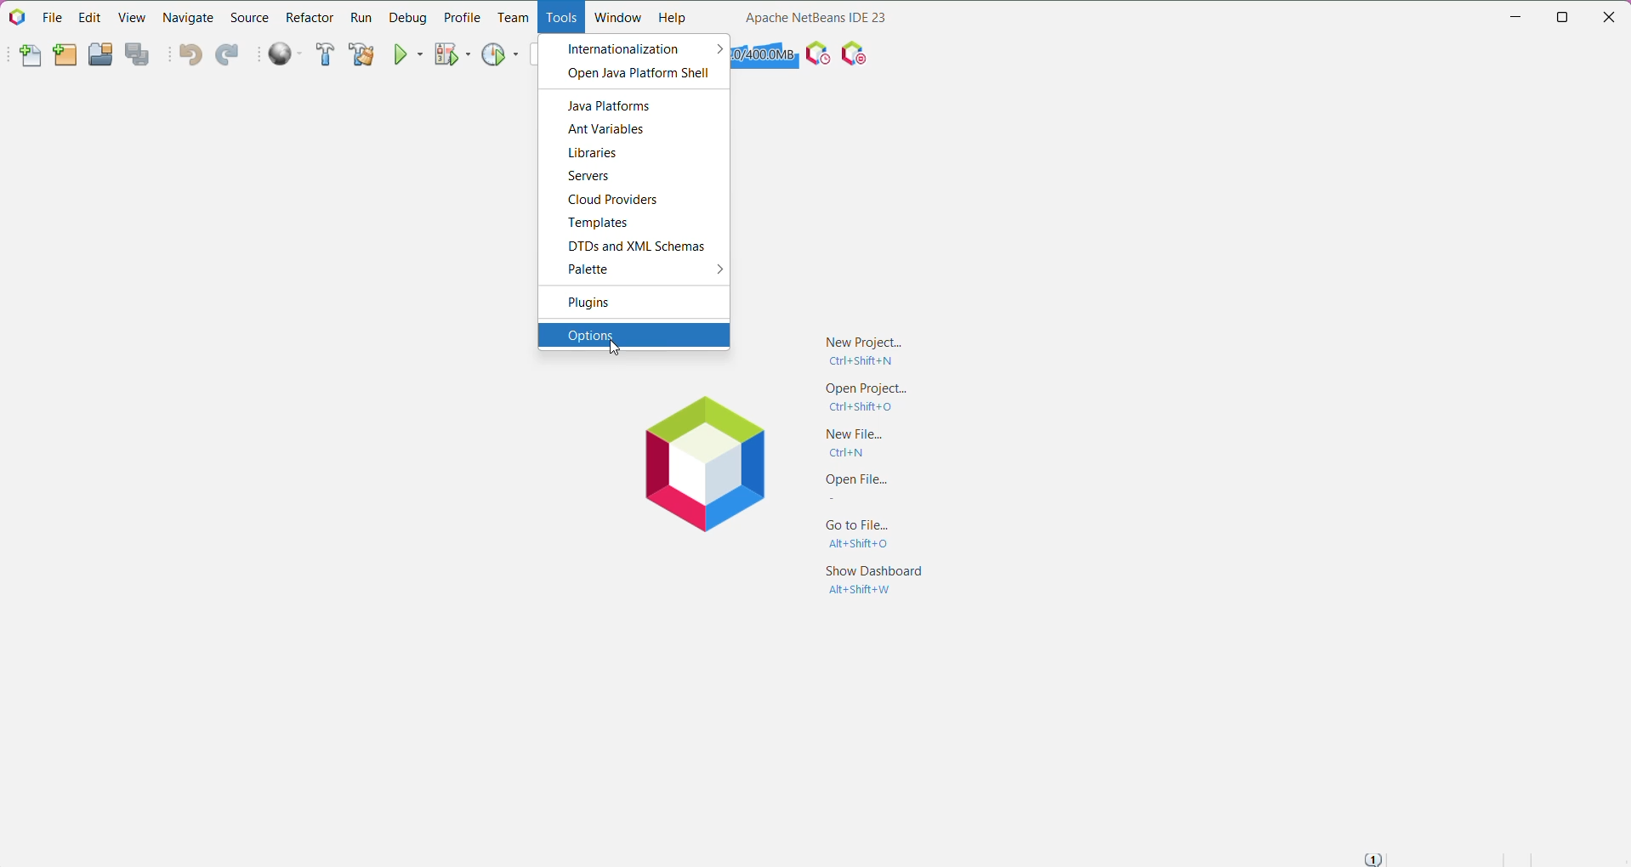  Describe the element at coordinates (617, 17) in the screenshot. I see `Window` at that location.